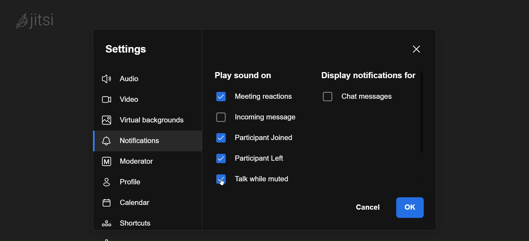 The image size is (529, 241). I want to click on cancel, so click(369, 208).